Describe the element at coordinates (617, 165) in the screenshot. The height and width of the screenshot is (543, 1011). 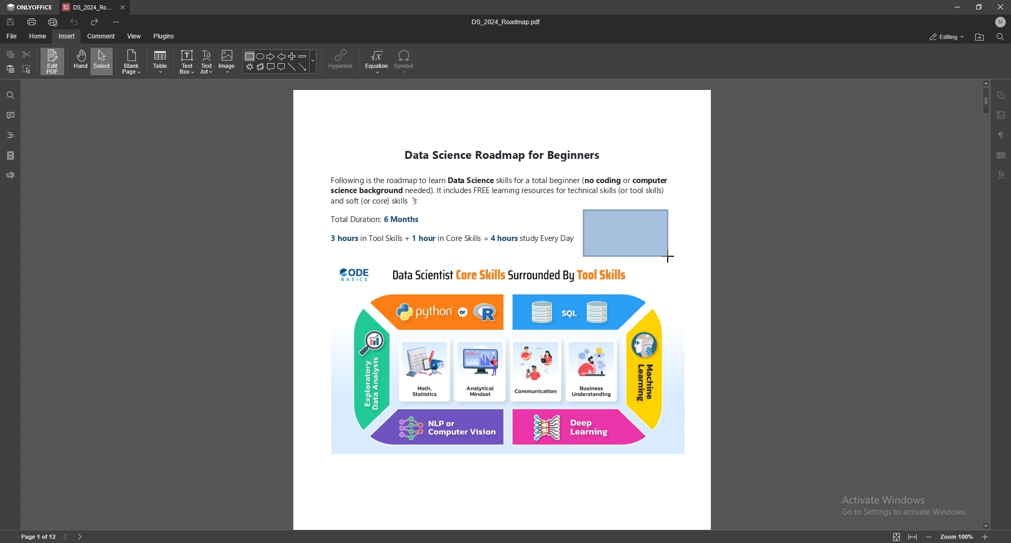
I see `pdf text` at that location.